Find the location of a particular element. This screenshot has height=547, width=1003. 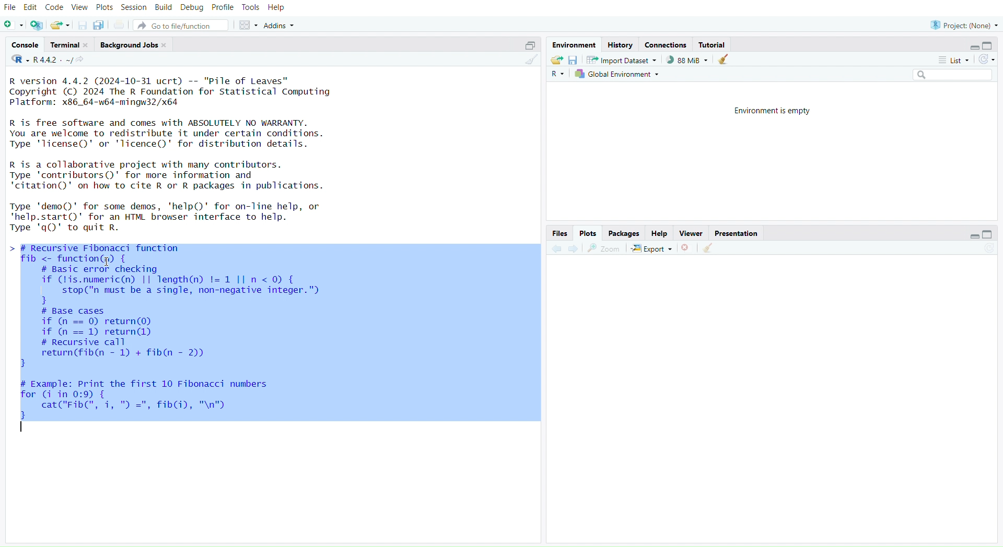

forward is located at coordinates (577, 249).